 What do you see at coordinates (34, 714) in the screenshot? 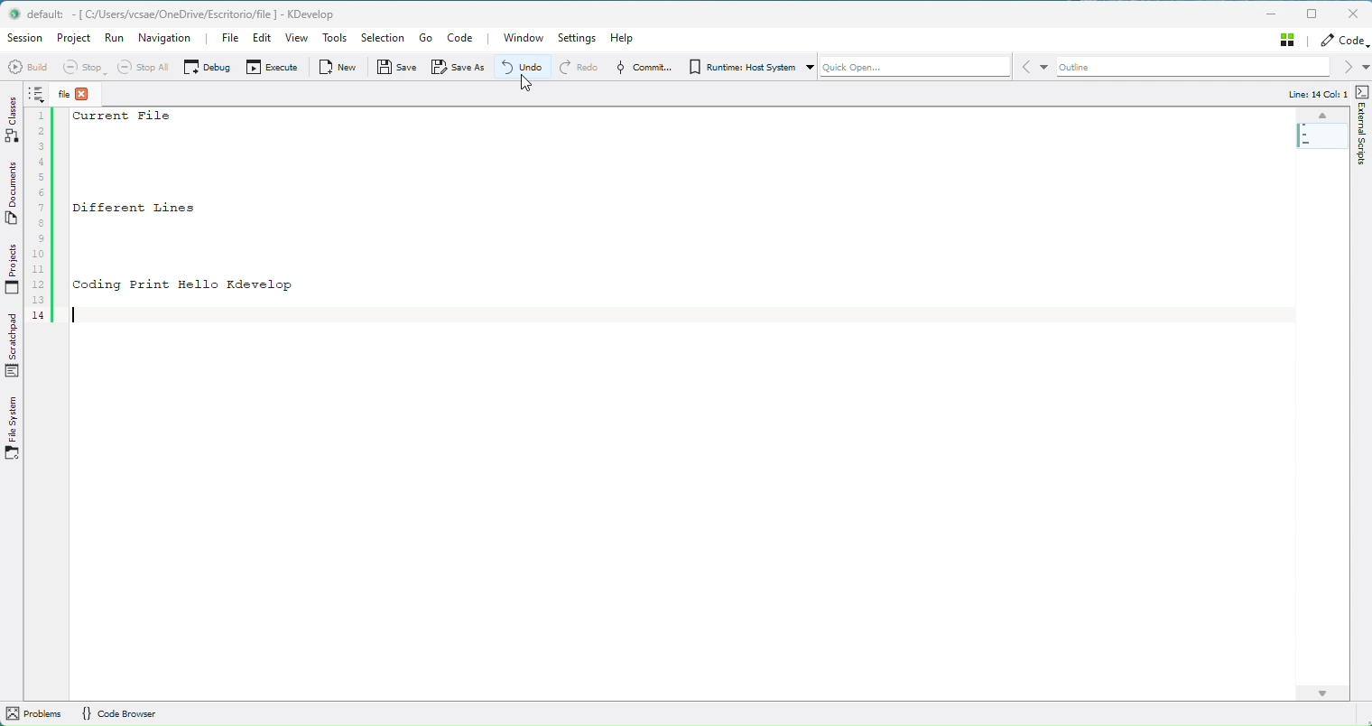
I see `problem` at bounding box center [34, 714].